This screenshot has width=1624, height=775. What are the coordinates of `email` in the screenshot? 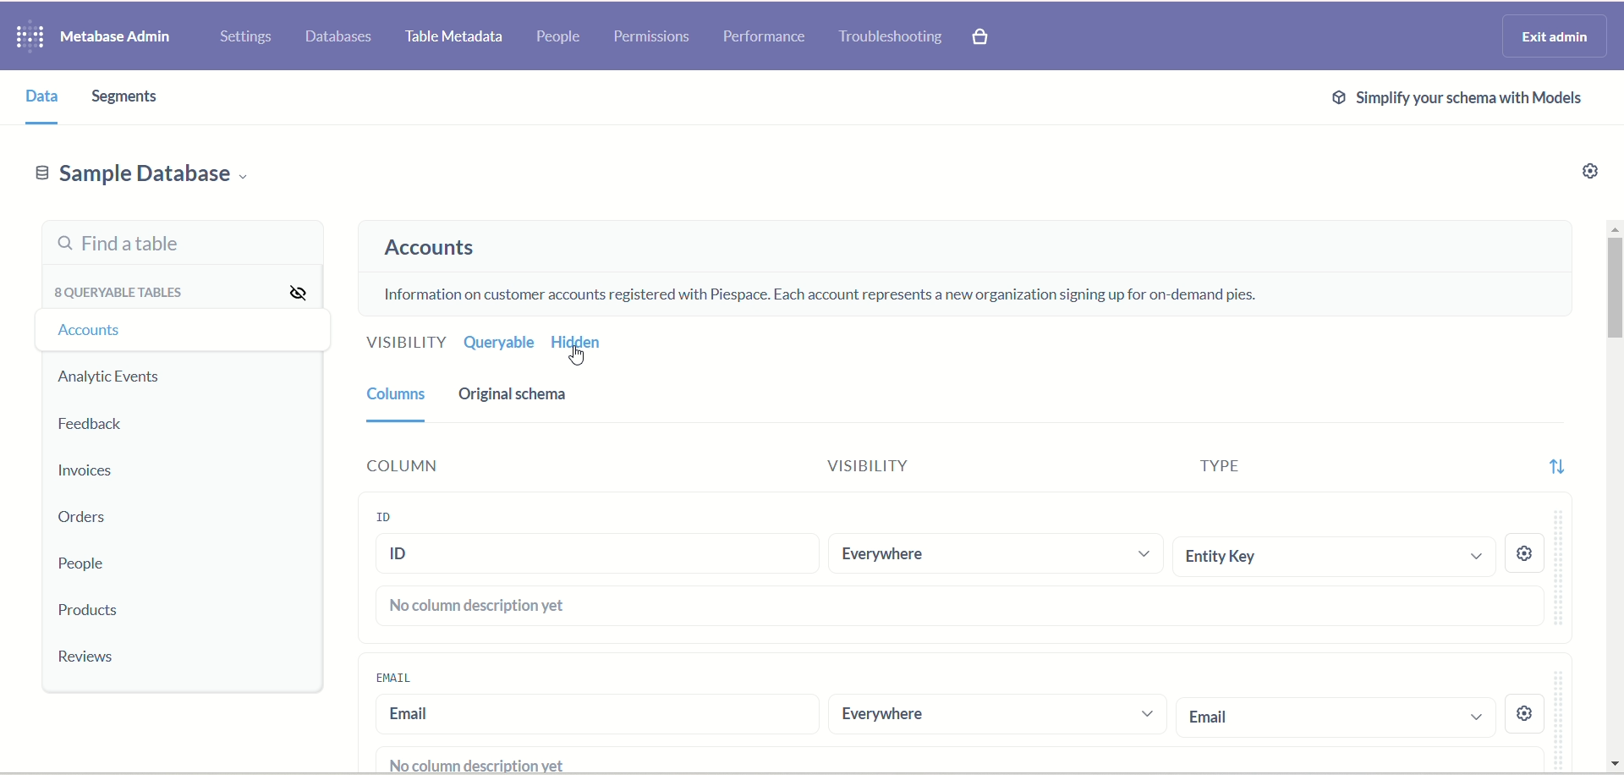 It's located at (402, 678).